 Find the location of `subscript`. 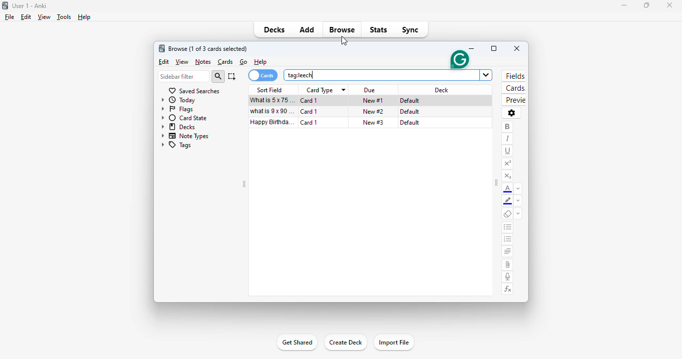

subscript is located at coordinates (508, 176).